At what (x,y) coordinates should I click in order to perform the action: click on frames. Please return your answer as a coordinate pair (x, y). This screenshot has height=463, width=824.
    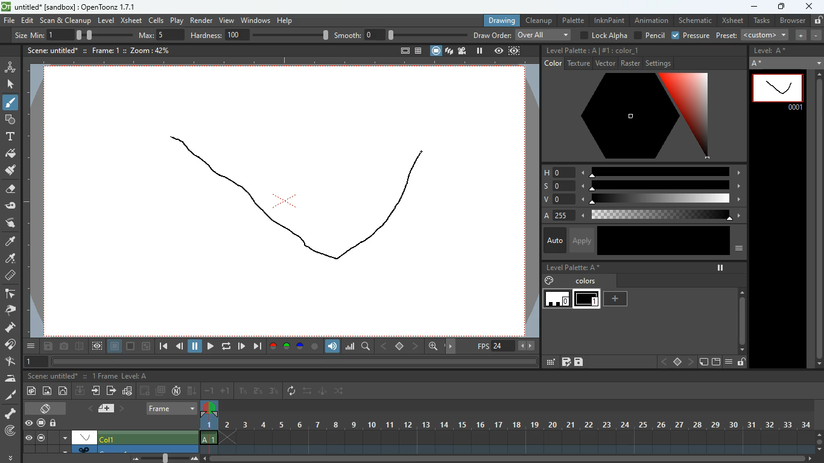
    Looking at the image, I should click on (103, 376).